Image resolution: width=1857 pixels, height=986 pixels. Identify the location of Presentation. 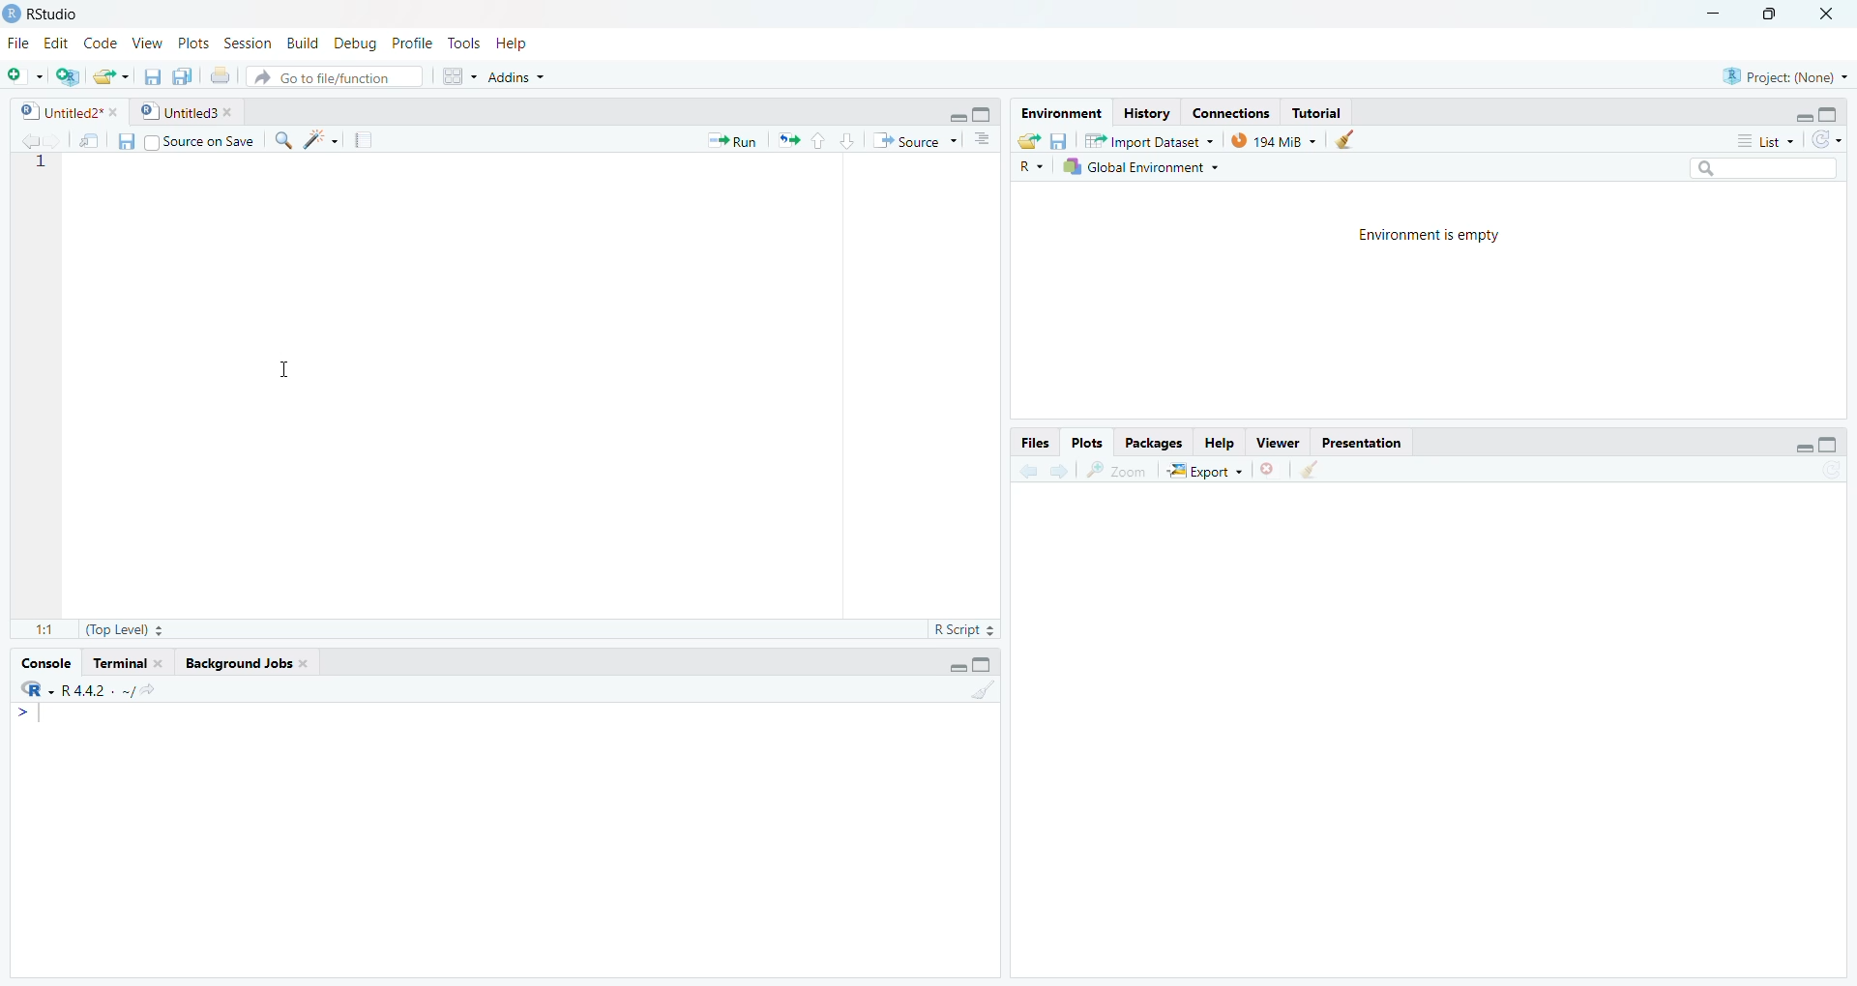
(1363, 441).